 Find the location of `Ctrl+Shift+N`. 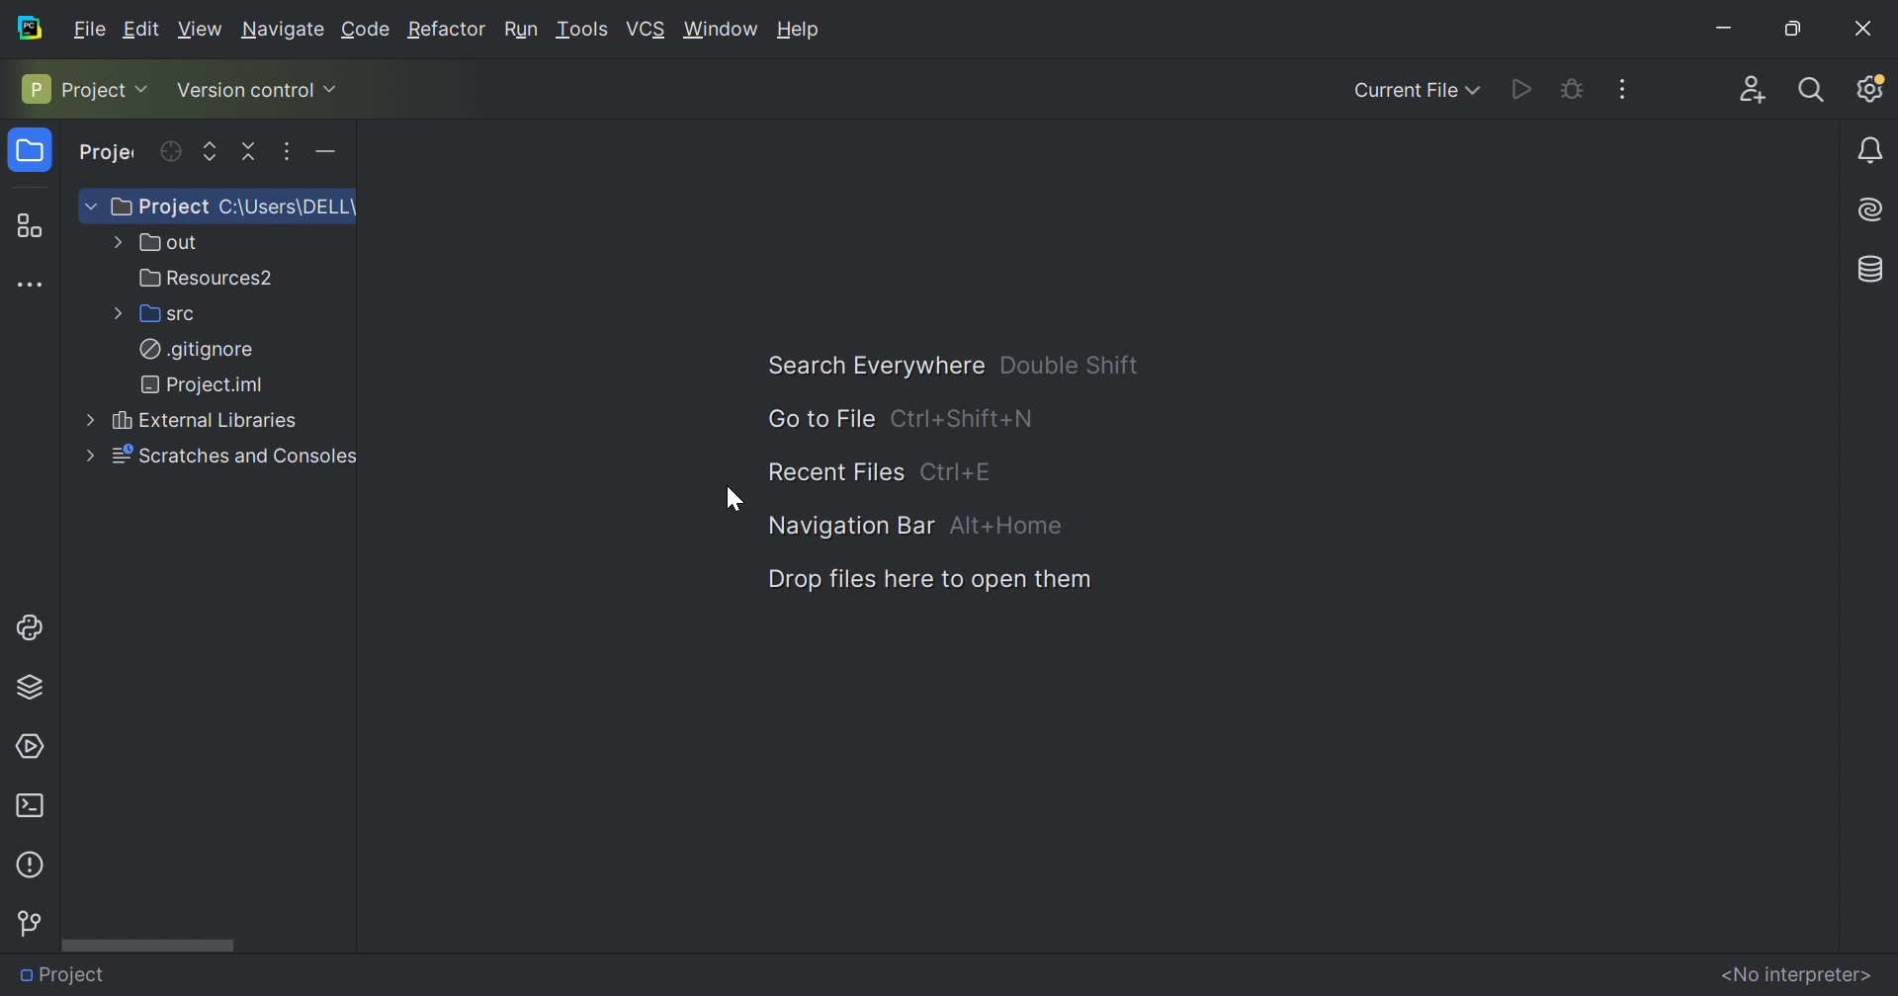

Ctrl+Shift+N is located at coordinates (968, 418).